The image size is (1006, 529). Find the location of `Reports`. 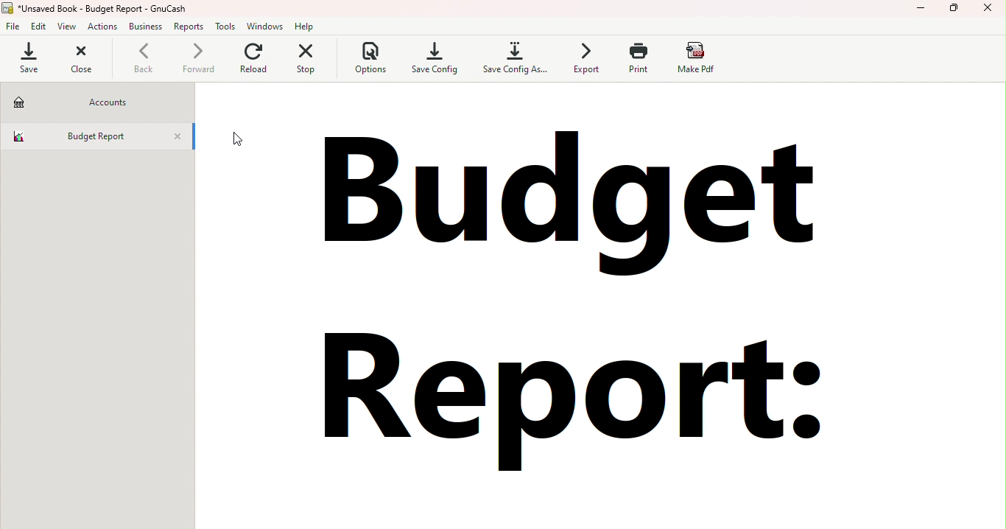

Reports is located at coordinates (190, 27).